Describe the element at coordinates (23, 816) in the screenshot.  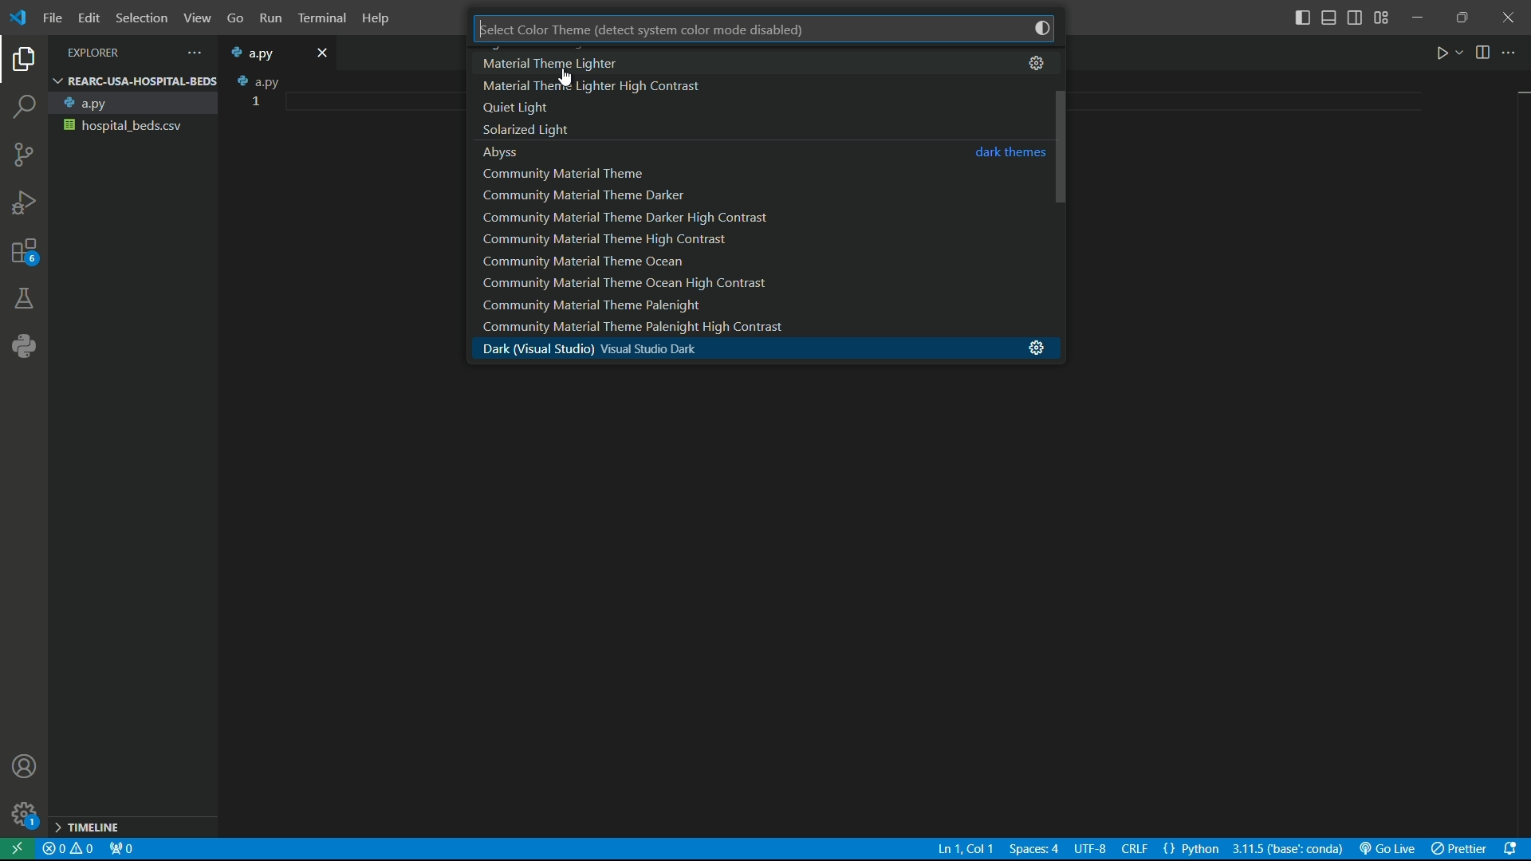
I see `settings` at that location.